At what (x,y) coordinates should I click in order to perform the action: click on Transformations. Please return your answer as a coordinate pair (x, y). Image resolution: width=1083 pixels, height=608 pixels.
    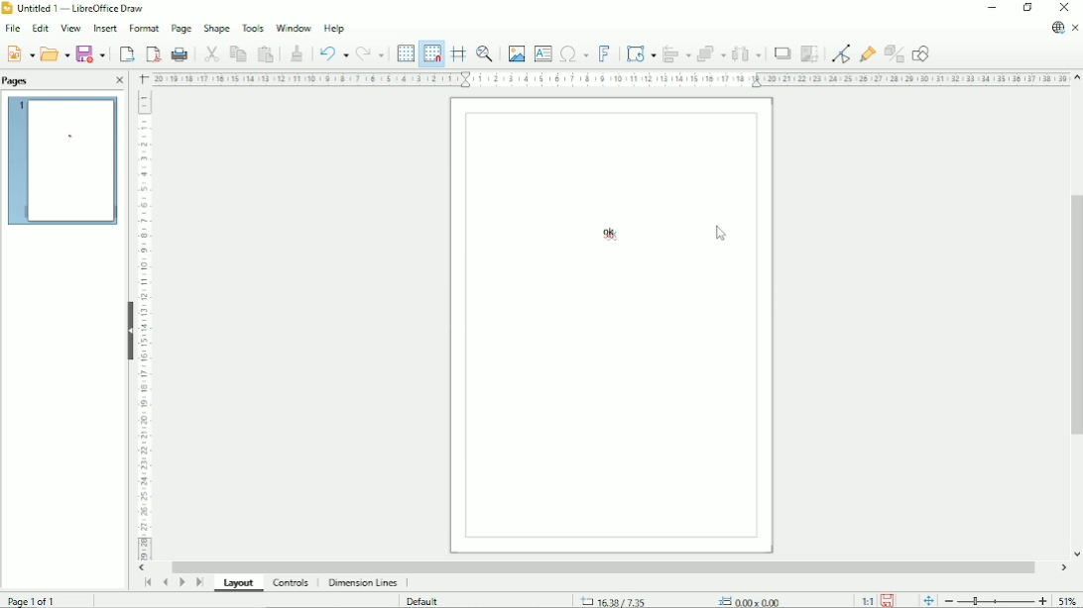
    Looking at the image, I should click on (641, 54).